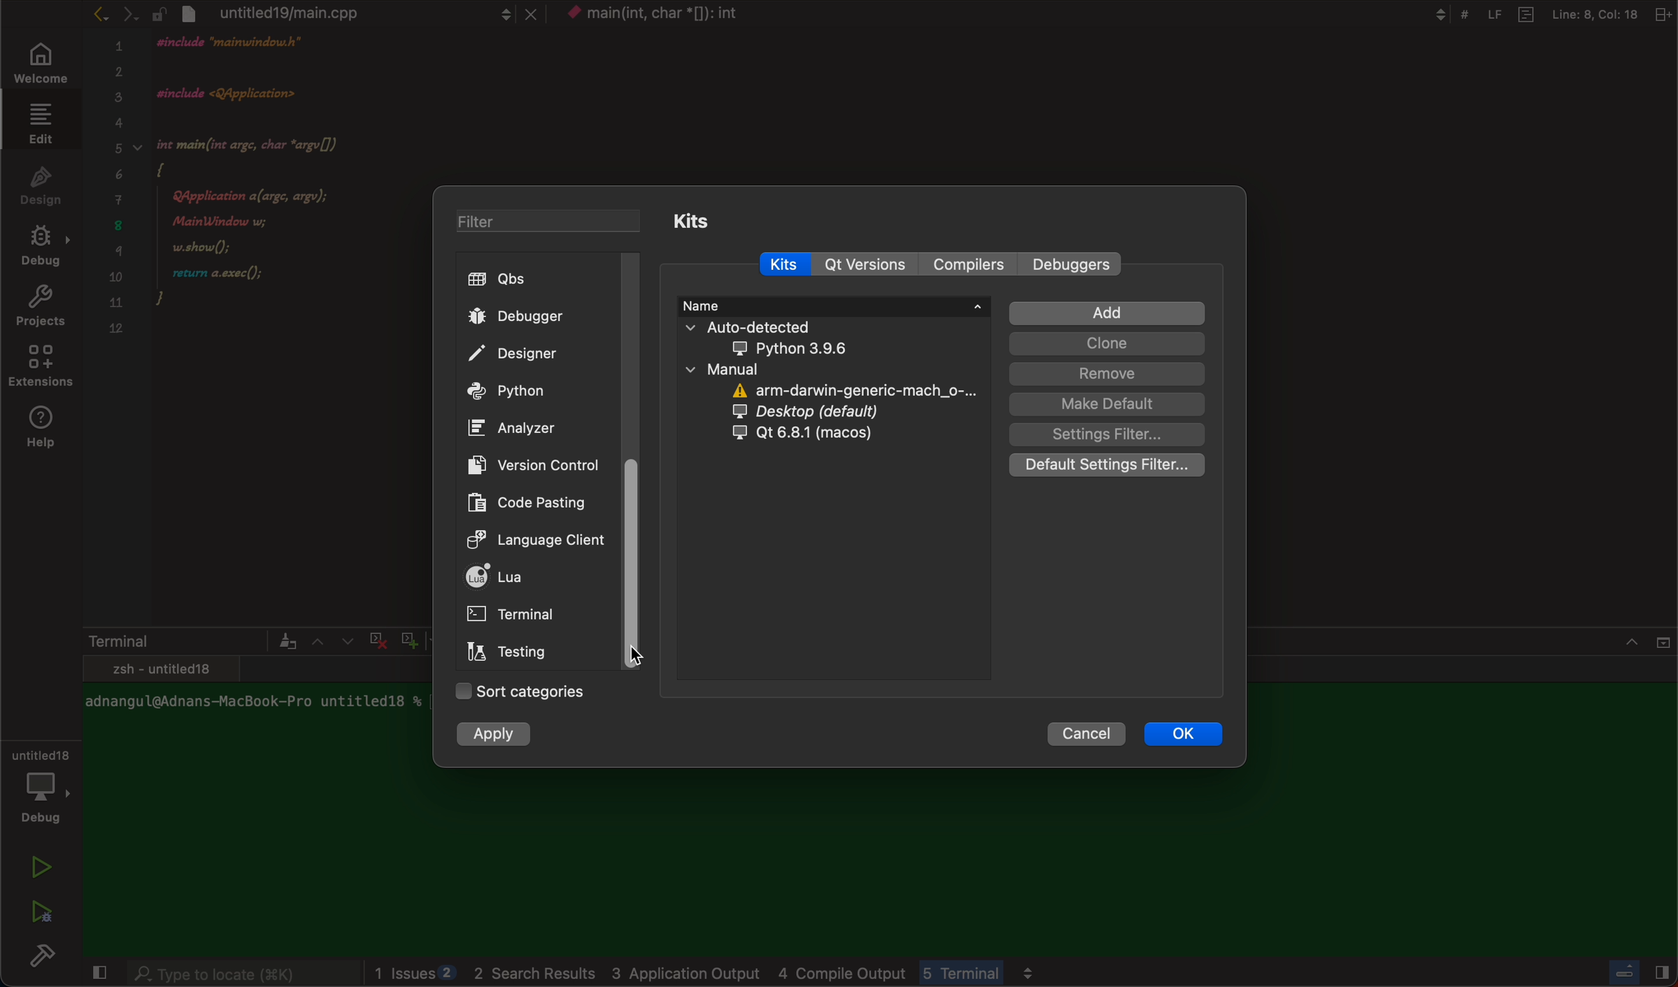 The width and height of the screenshot is (1678, 987). Describe the element at coordinates (1635, 975) in the screenshot. I see `` at that location.